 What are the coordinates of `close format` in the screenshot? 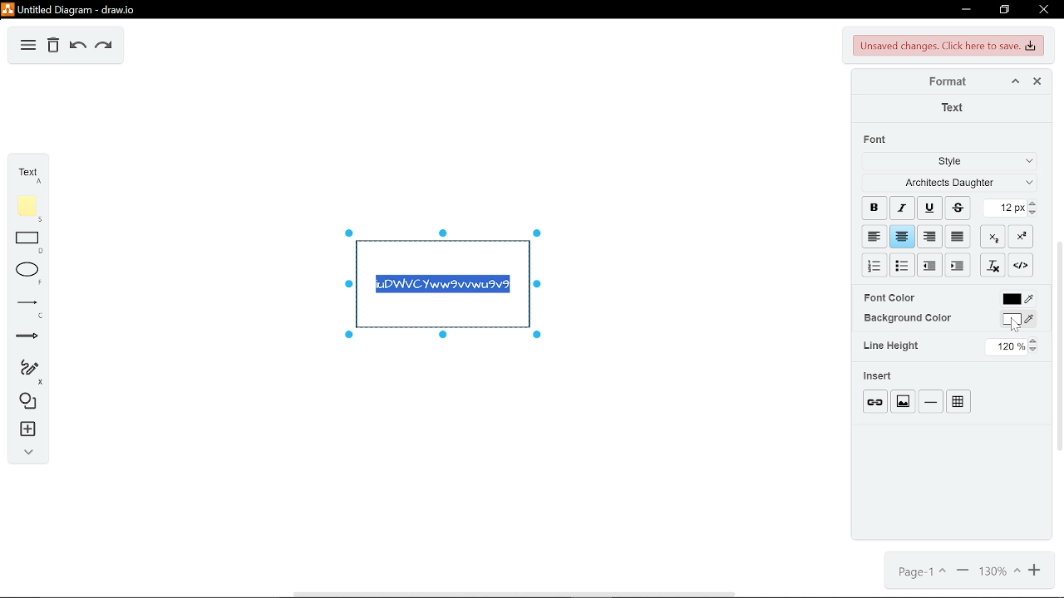 It's located at (1037, 81).